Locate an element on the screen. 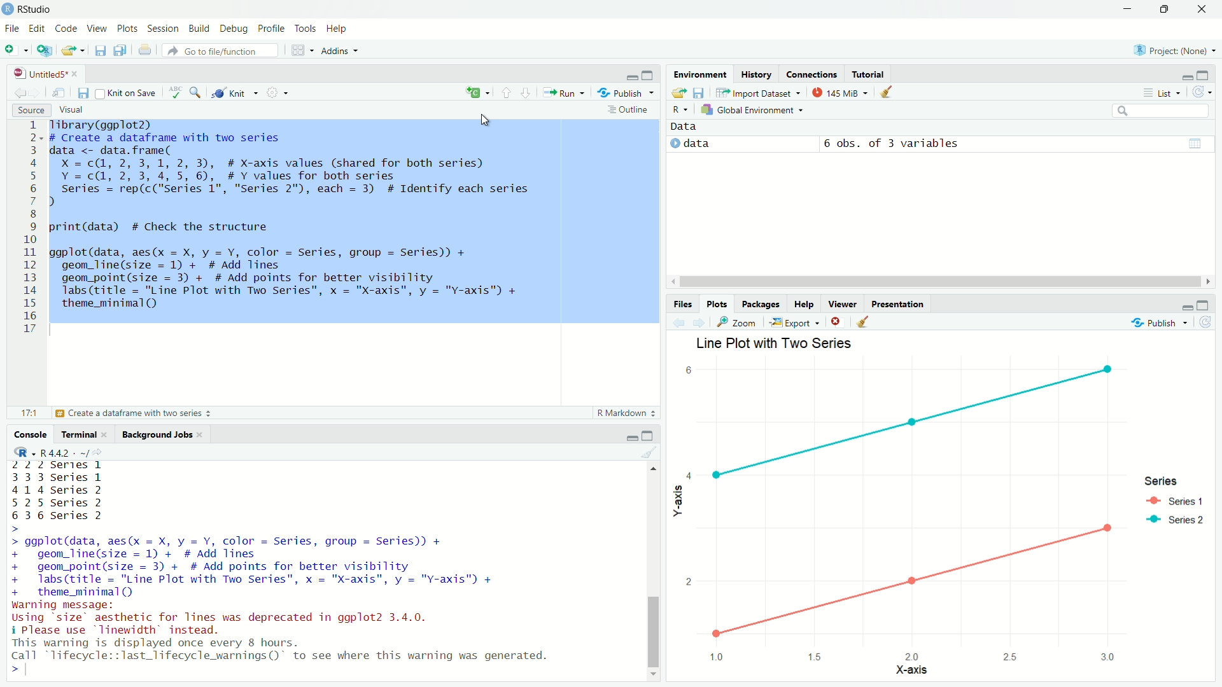 The width and height of the screenshot is (1222, 687). Create a project is located at coordinates (45, 50).